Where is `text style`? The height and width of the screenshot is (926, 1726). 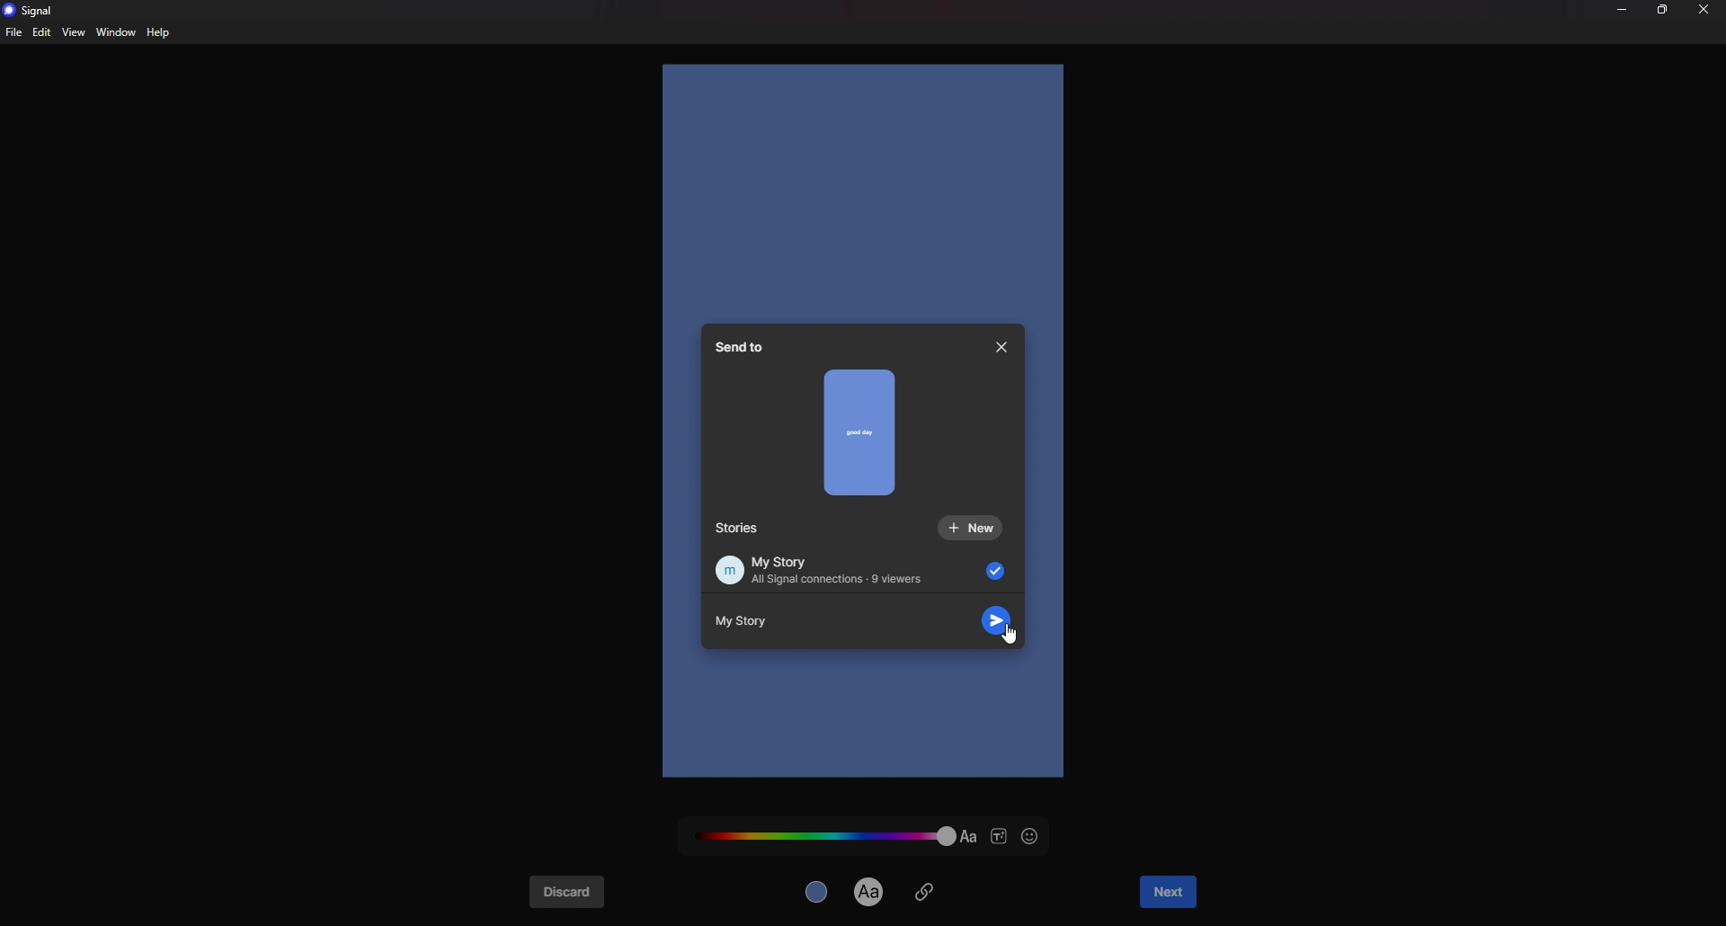
text style is located at coordinates (1000, 837).